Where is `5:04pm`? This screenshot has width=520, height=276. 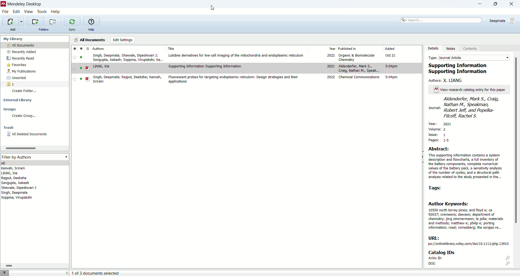
5:04pm is located at coordinates (391, 77).